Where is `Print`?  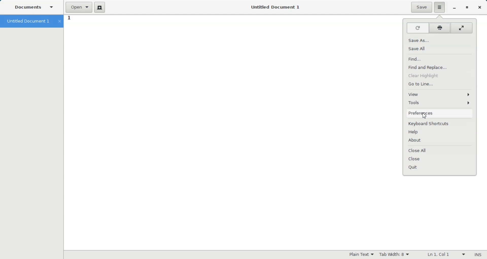 Print is located at coordinates (440, 28).